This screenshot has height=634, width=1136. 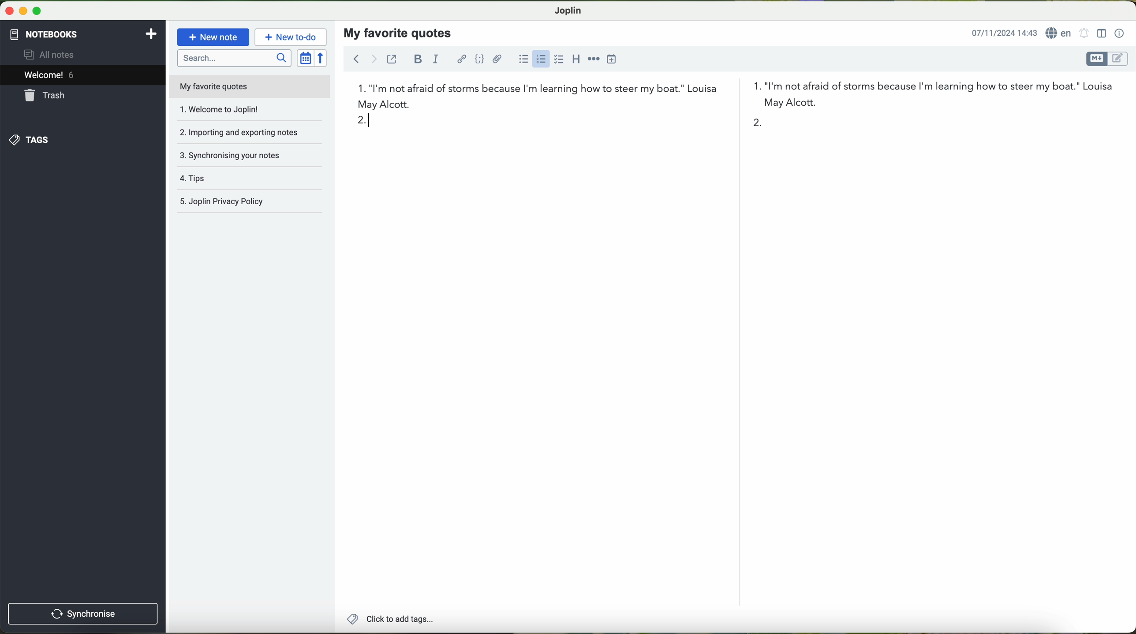 What do you see at coordinates (438, 59) in the screenshot?
I see `italic` at bounding box center [438, 59].